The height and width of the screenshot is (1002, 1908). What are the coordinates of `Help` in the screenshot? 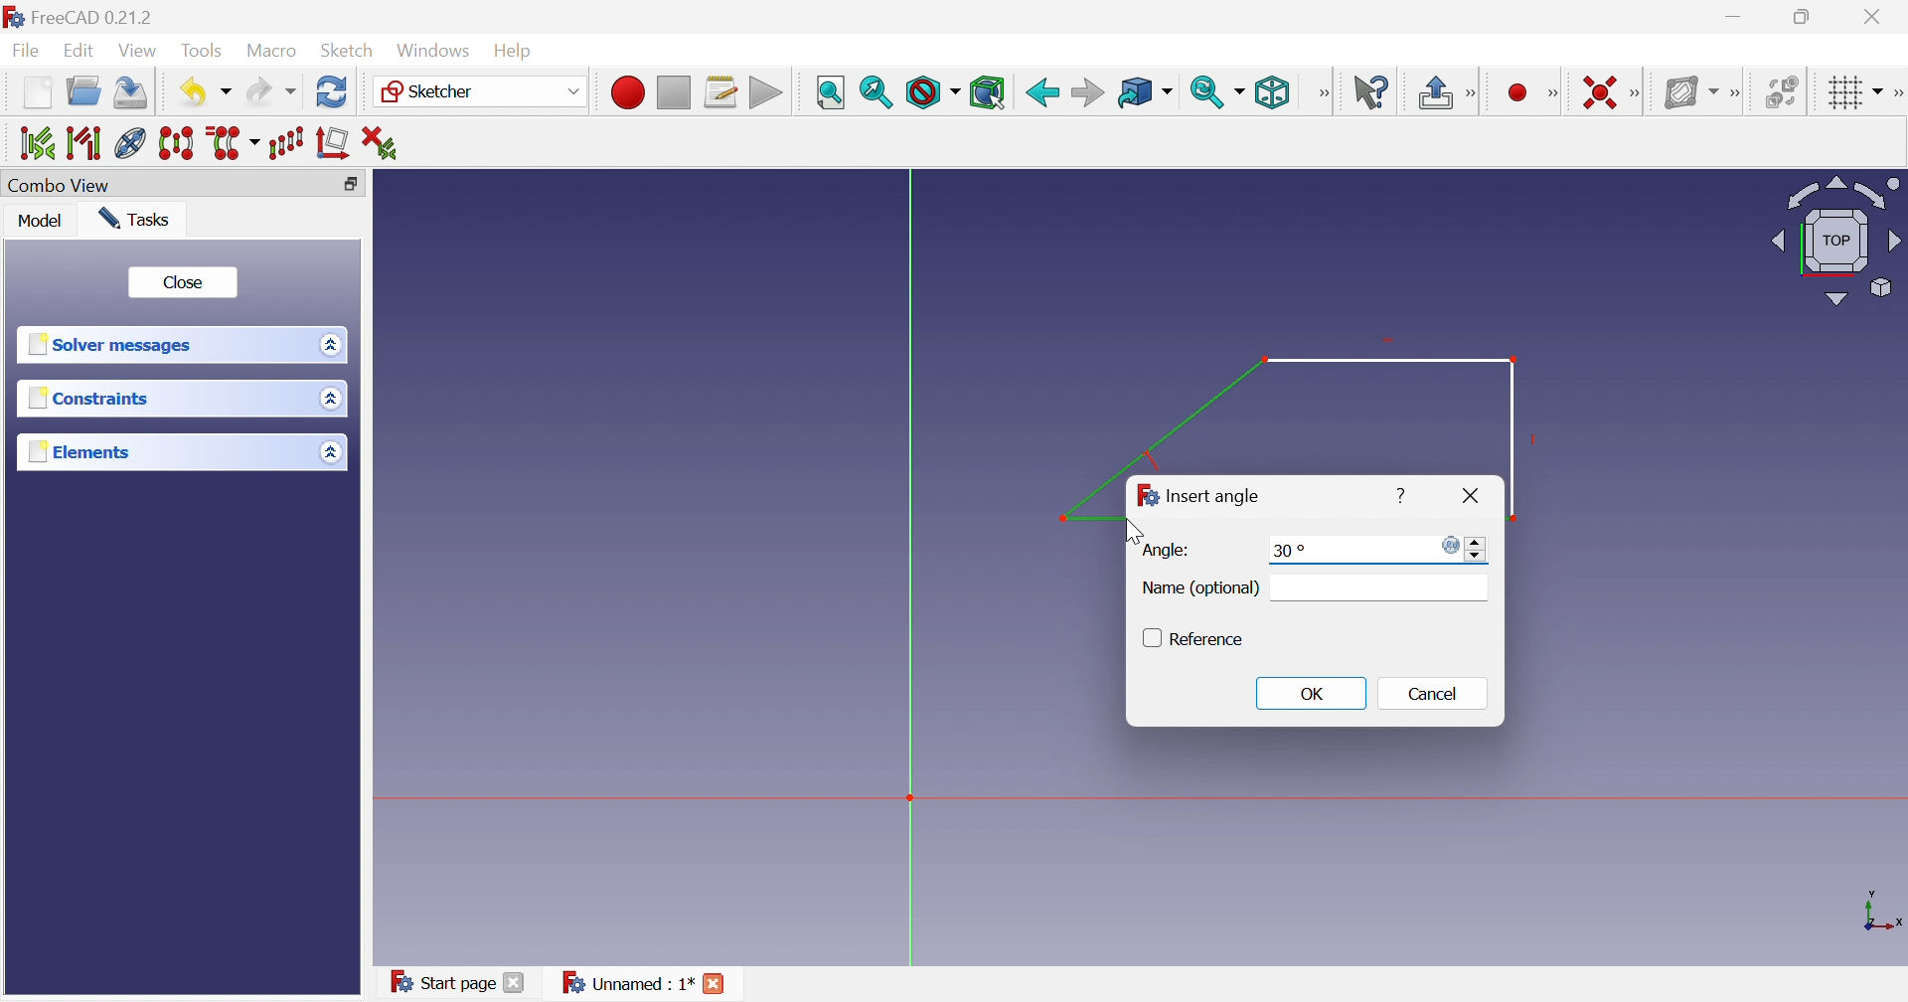 It's located at (521, 49).